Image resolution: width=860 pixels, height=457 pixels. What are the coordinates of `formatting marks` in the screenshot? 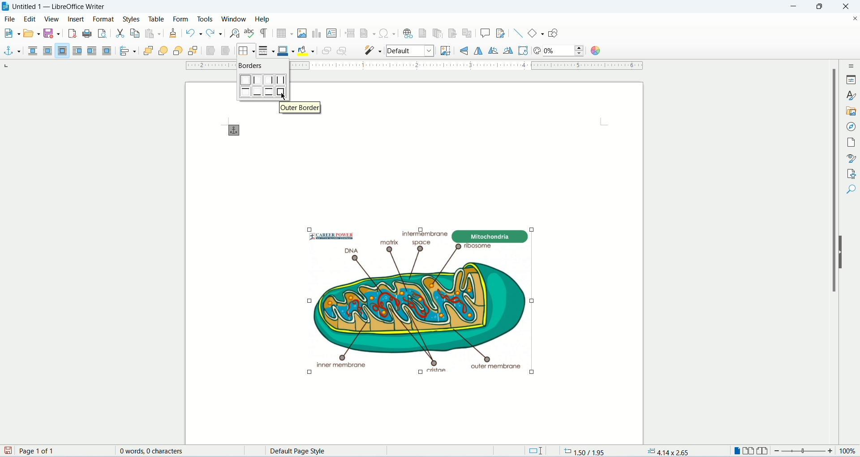 It's located at (264, 34).